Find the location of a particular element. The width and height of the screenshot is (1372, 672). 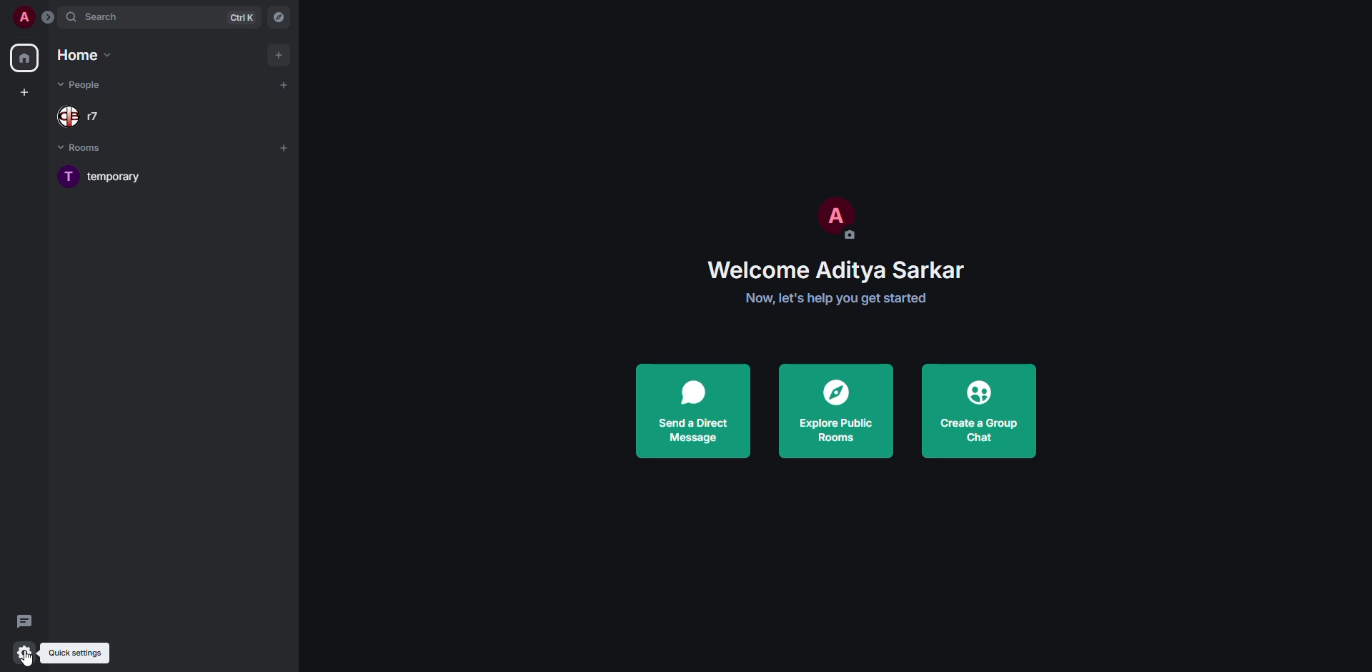

get started is located at coordinates (842, 299).